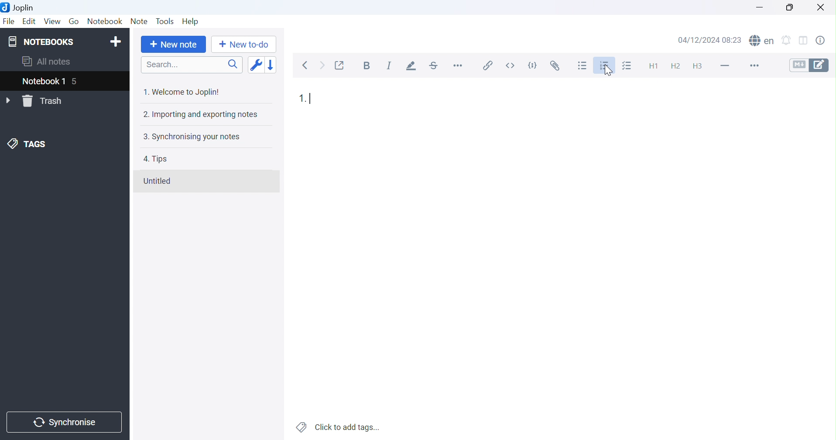 The height and width of the screenshot is (440, 836). What do you see at coordinates (45, 101) in the screenshot?
I see `Trash` at bounding box center [45, 101].